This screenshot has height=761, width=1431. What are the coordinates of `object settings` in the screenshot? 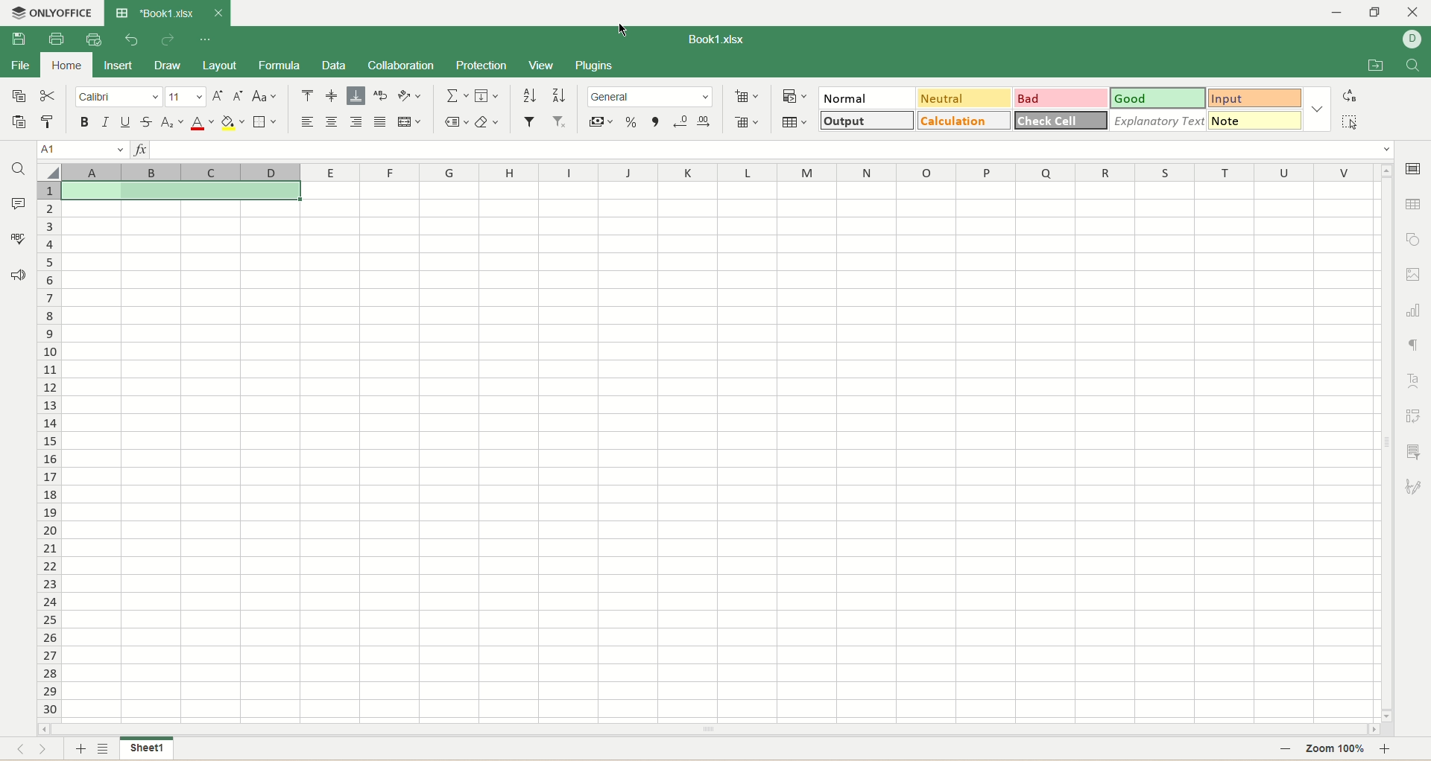 It's located at (1414, 238).